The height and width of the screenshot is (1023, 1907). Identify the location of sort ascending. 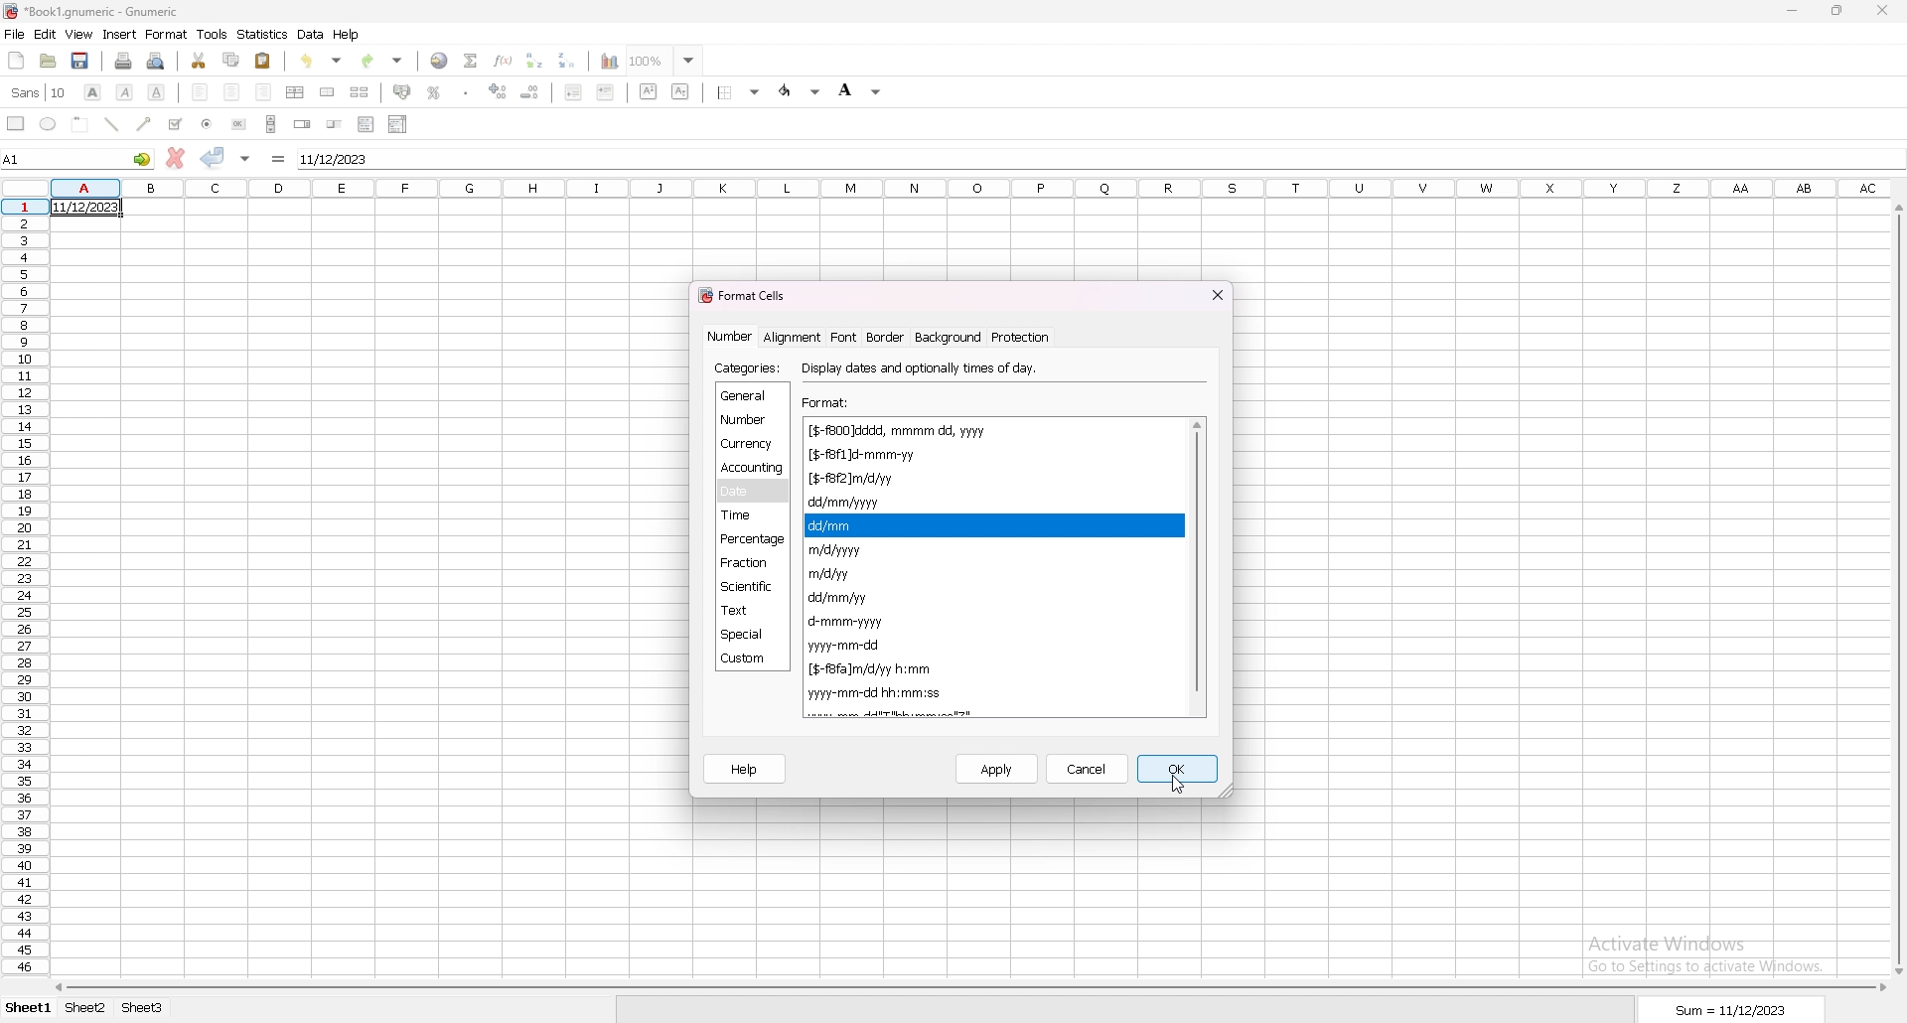
(535, 60).